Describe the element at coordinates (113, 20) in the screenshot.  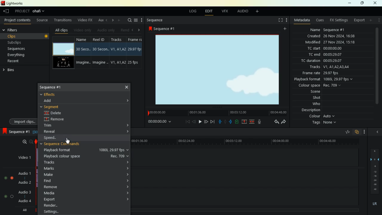
I see `right` at that location.